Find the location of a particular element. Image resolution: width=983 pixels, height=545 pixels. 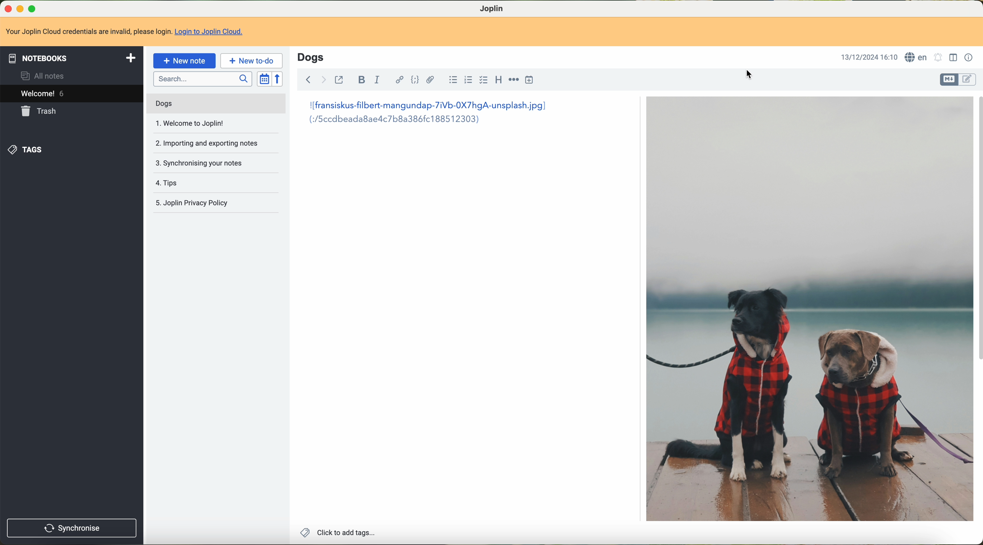

insert time is located at coordinates (530, 81).